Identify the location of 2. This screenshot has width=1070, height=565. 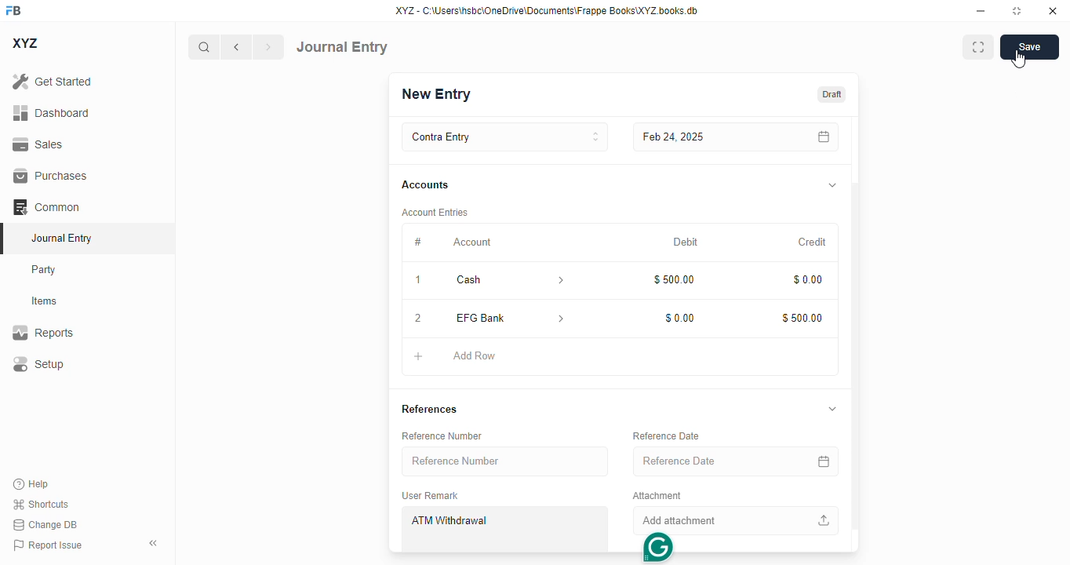
(418, 319).